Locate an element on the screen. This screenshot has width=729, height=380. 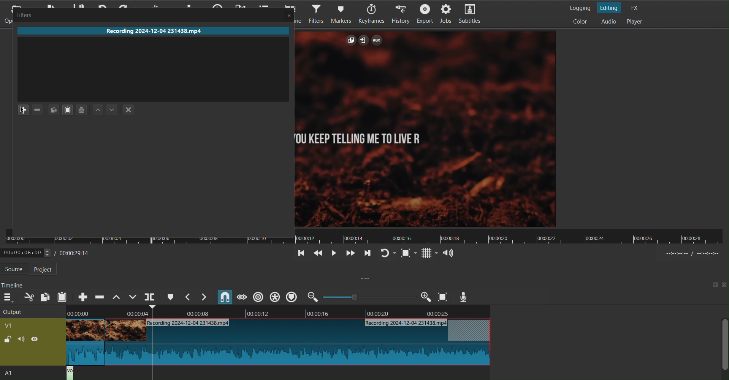
maximize is located at coordinates (712, 284).